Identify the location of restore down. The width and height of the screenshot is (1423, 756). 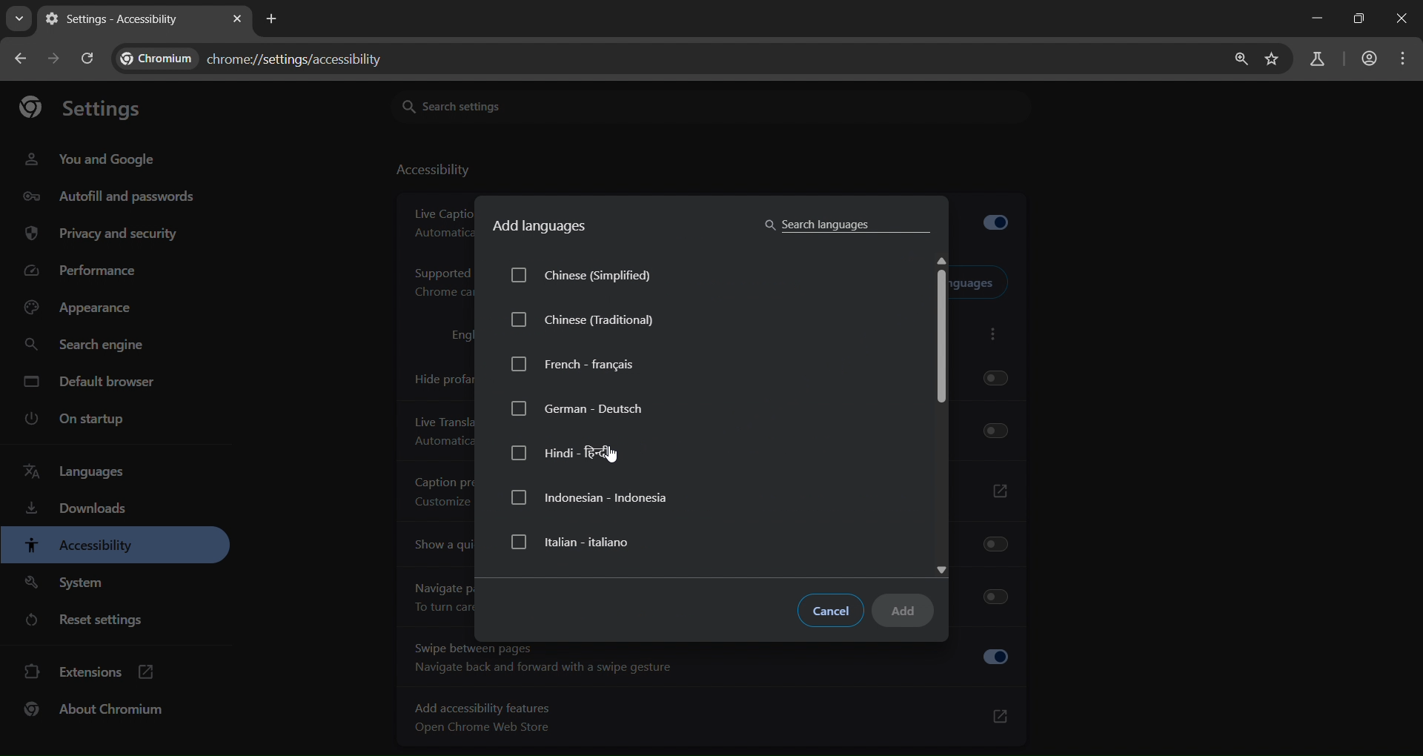
(1357, 18).